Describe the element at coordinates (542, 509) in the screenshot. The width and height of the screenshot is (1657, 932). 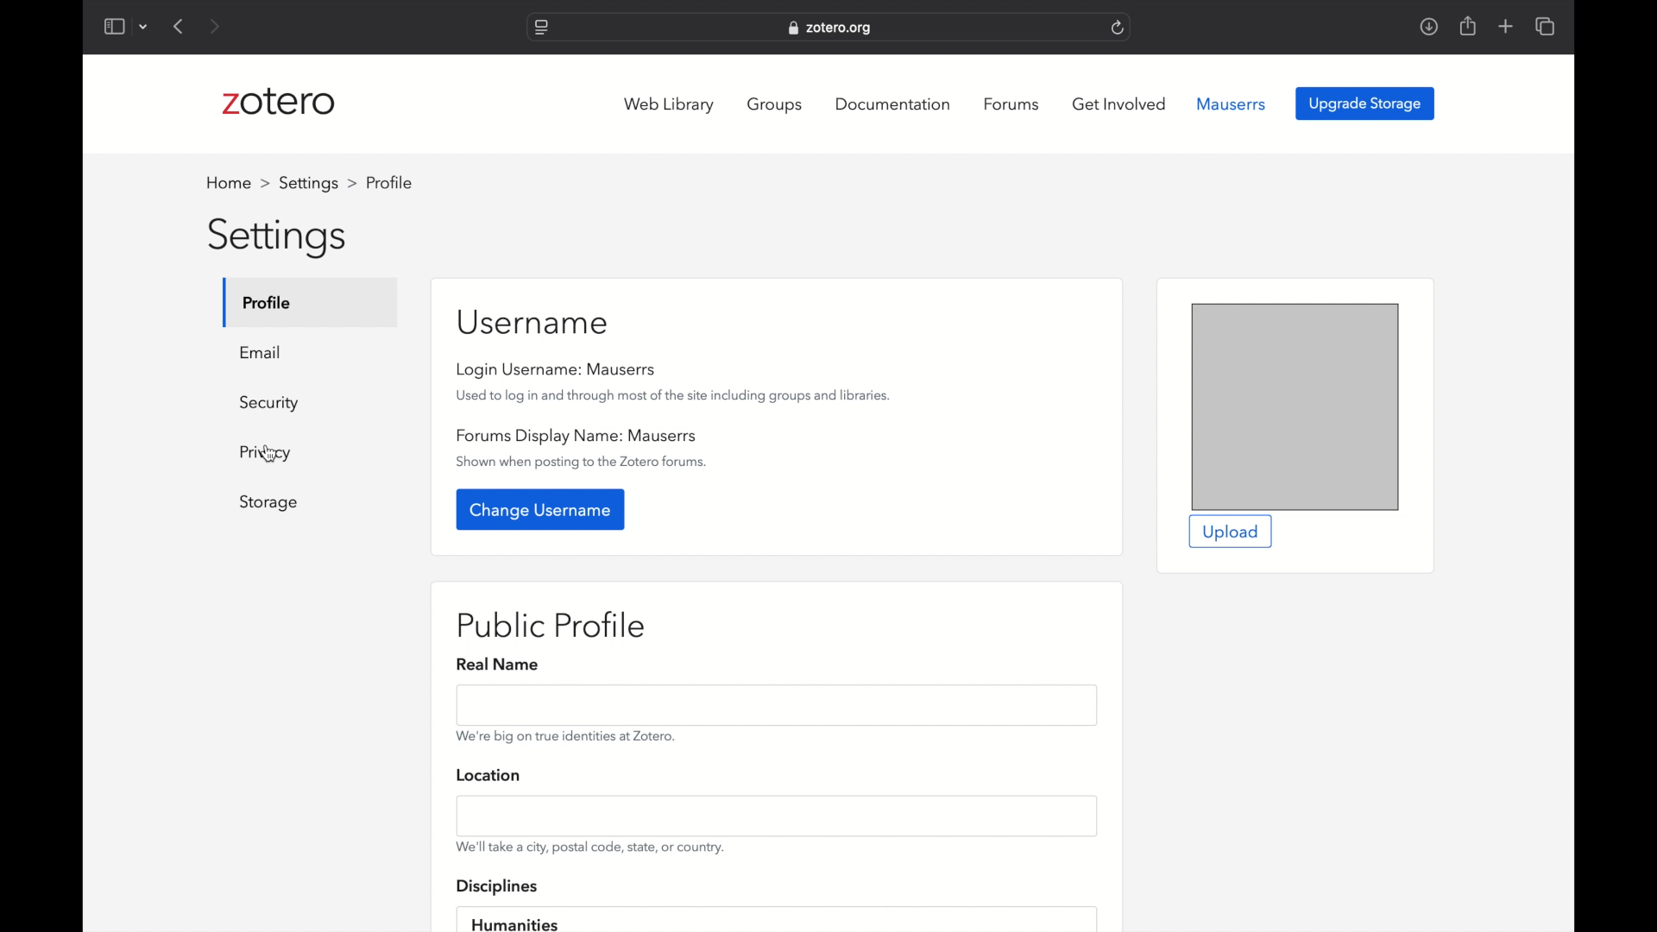
I see `change username` at that location.